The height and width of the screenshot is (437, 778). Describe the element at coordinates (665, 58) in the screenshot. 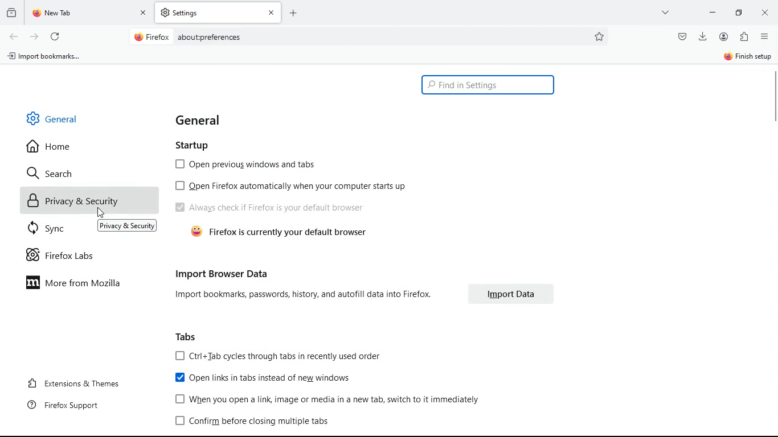

I see `sync and save data` at that location.